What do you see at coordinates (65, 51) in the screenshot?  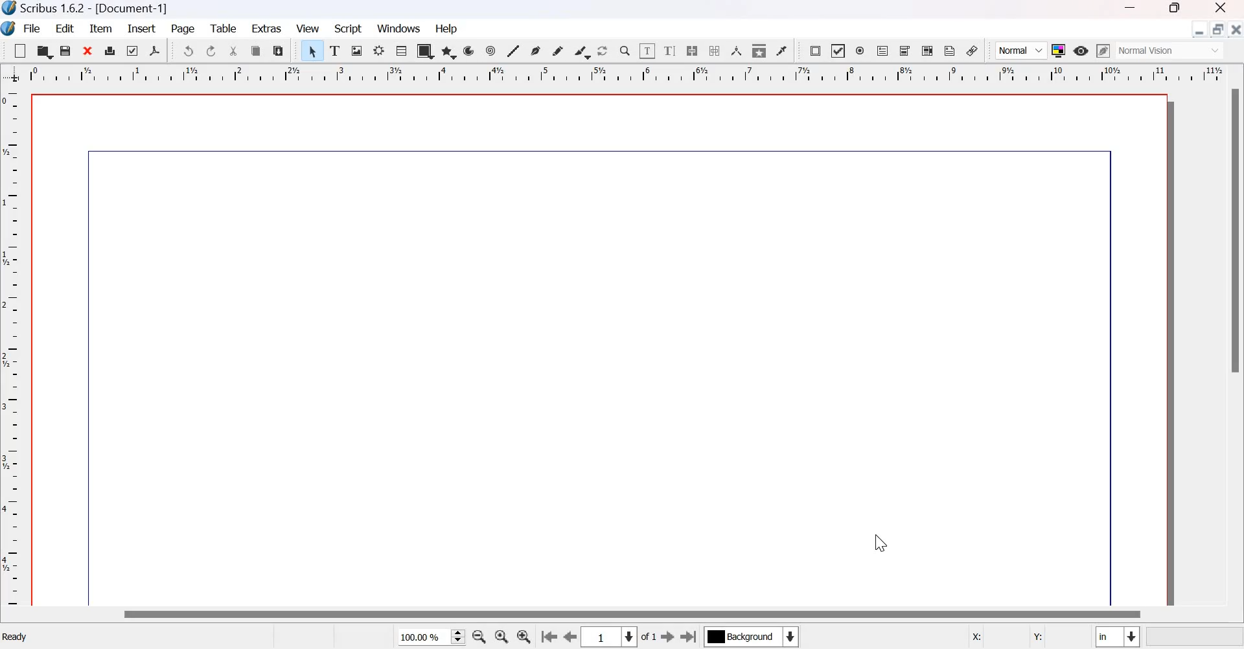 I see `save` at bounding box center [65, 51].